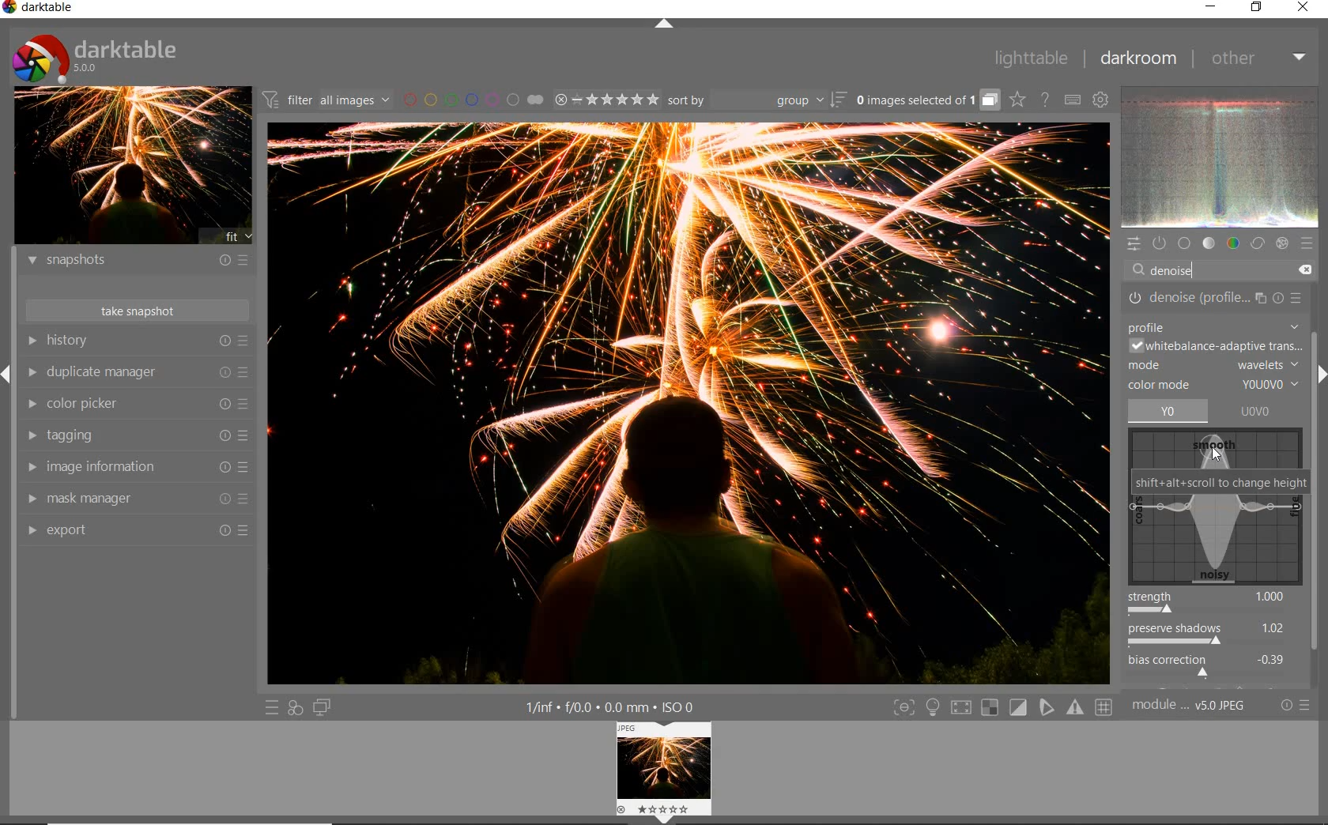 The image size is (1328, 825). I want to click on quick access panel, so click(1135, 243).